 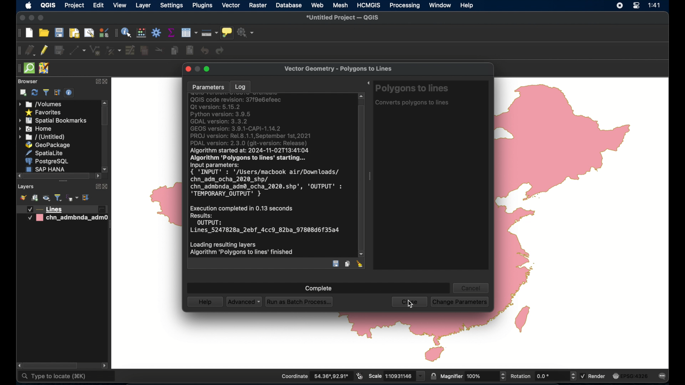 What do you see at coordinates (41, 104) in the screenshot?
I see `volumes` at bounding box center [41, 104].